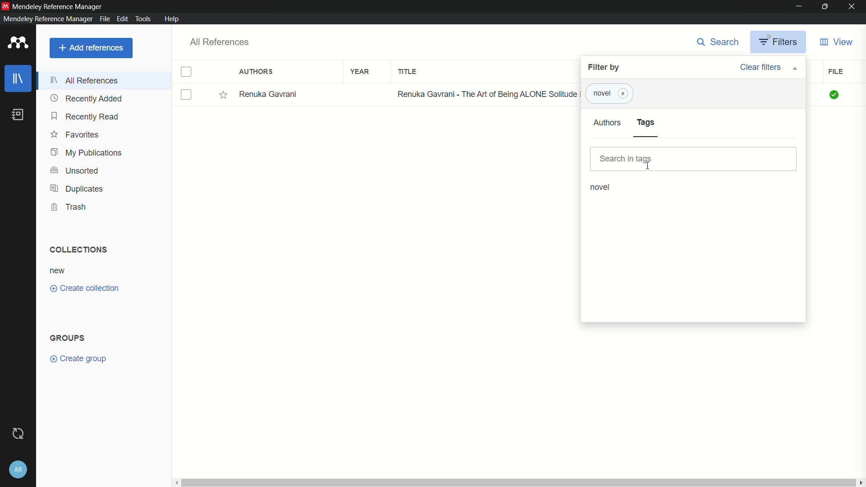  I want to click on minimize, so click(798, 7).